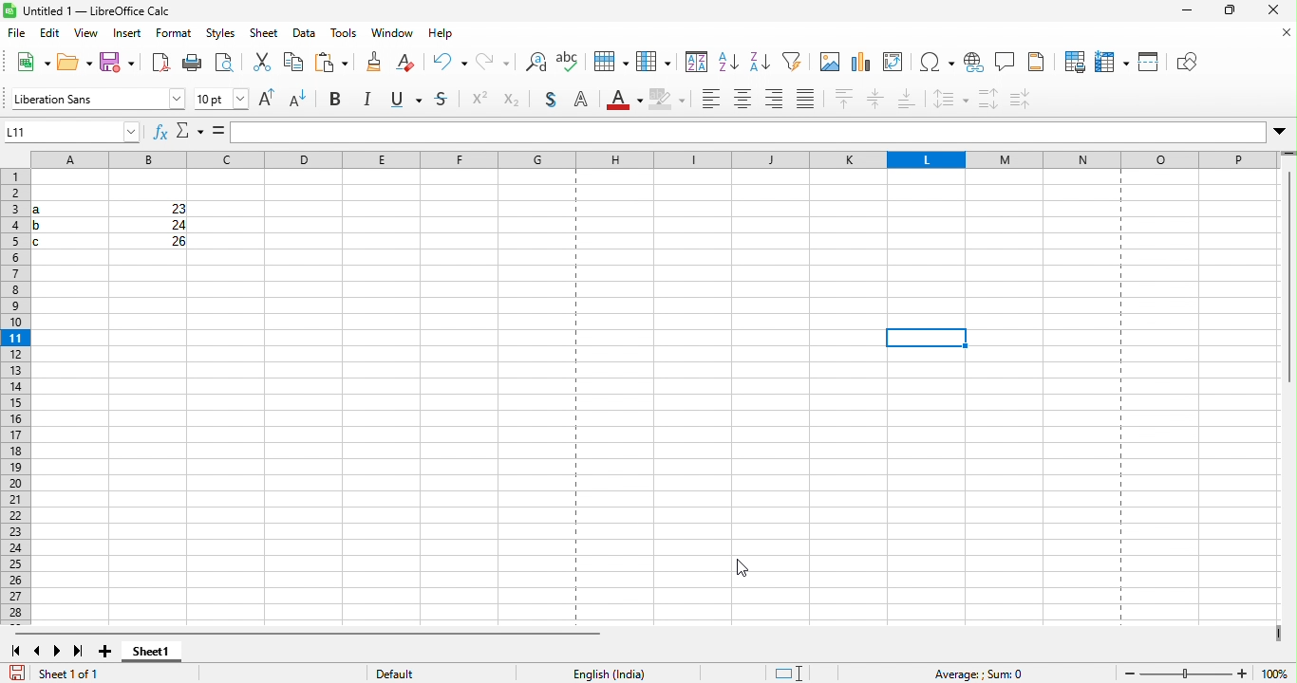 The height and width of the screenshot is (683, 1297). I want to click on align top, so click(845, 101).